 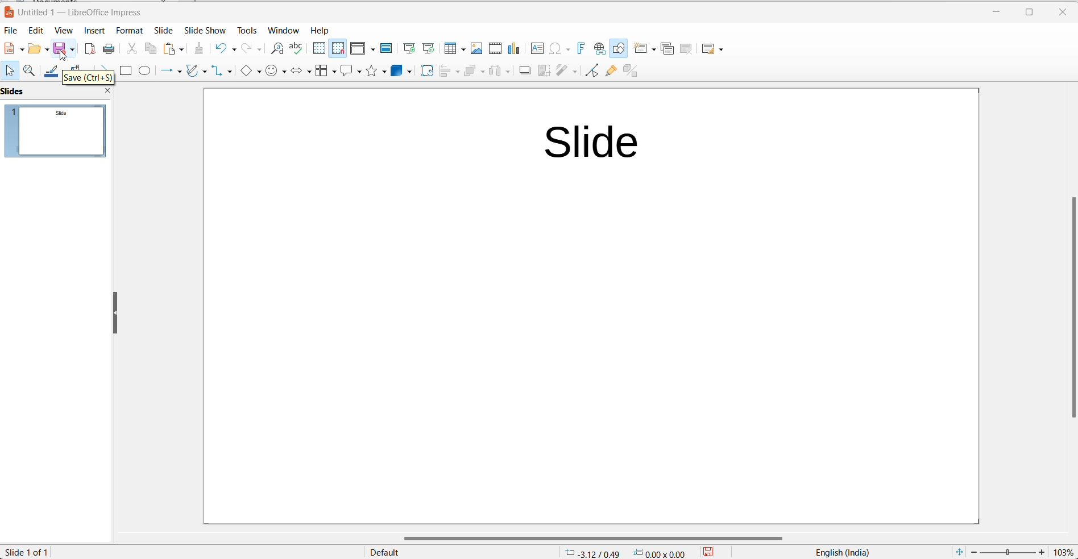 I want to click on window, so click(x=285, y=30).